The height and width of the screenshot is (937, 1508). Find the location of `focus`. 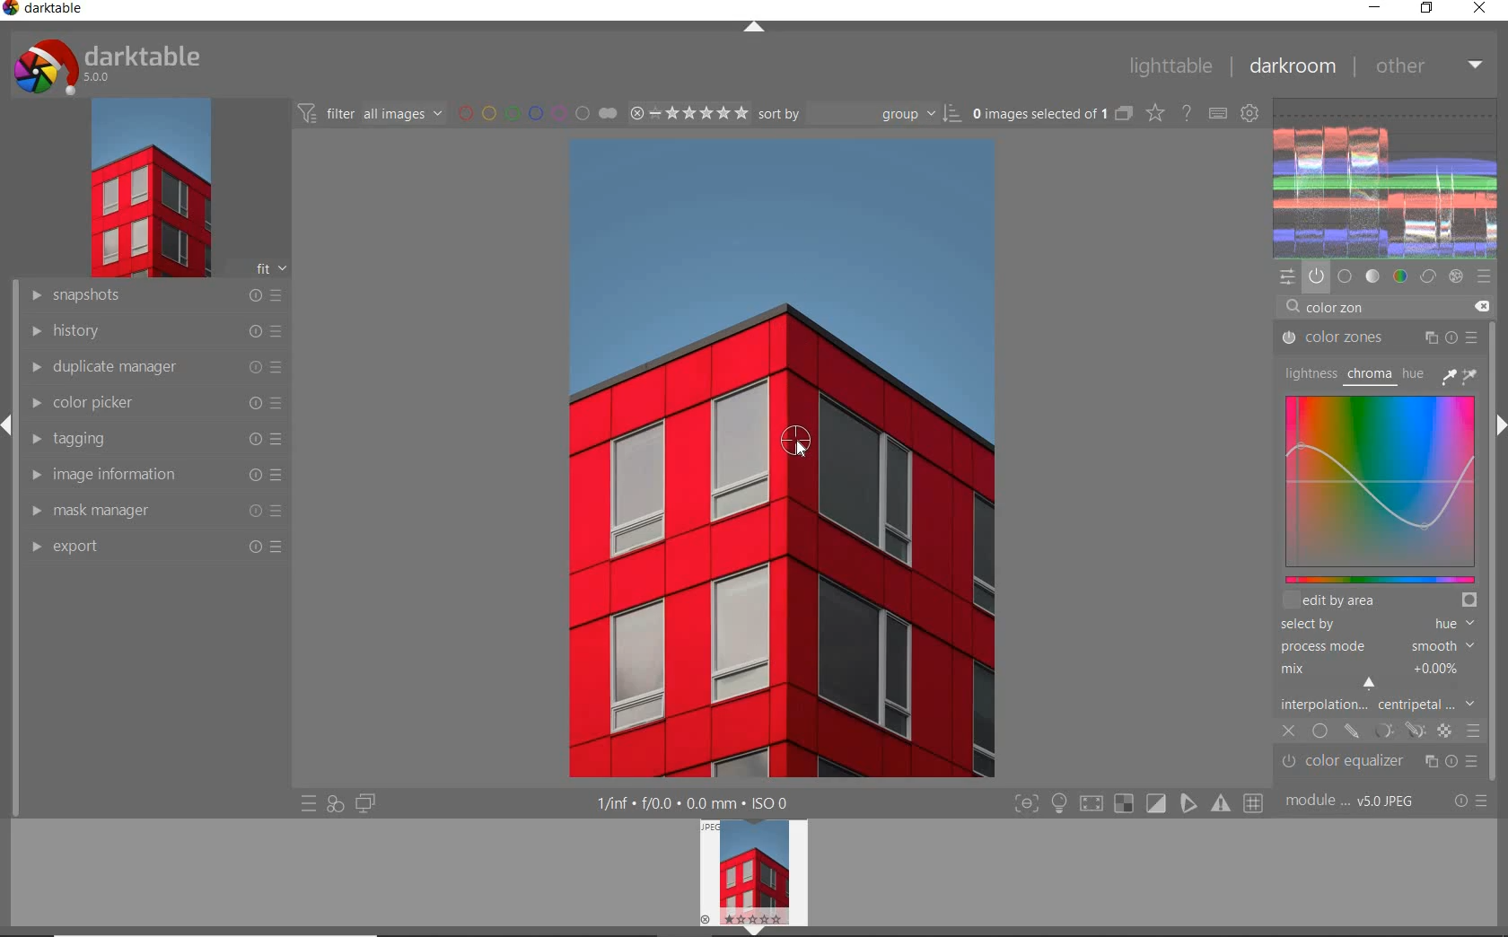

focus is located at coordinates (1022, 802).